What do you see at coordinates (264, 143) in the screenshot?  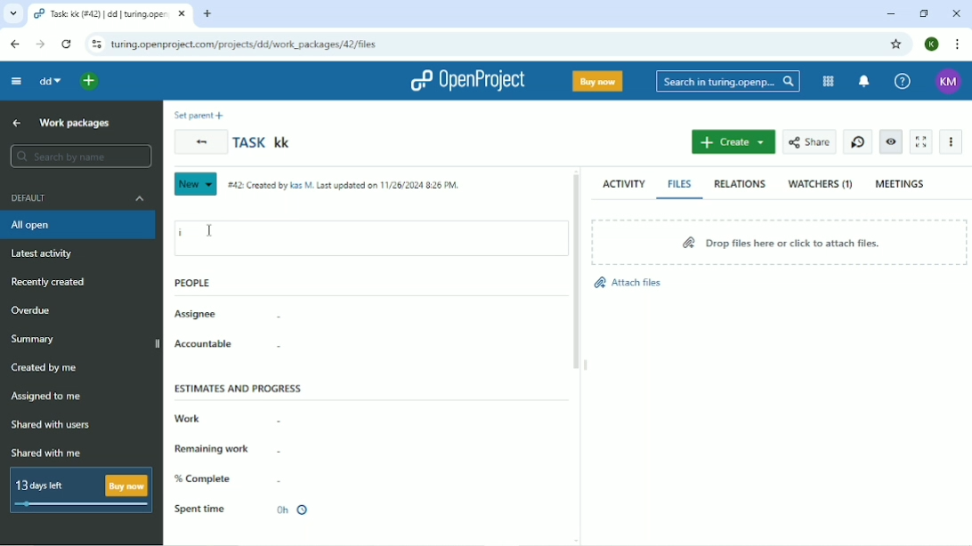 I see `Task kk` at bounding box center [264, 143].